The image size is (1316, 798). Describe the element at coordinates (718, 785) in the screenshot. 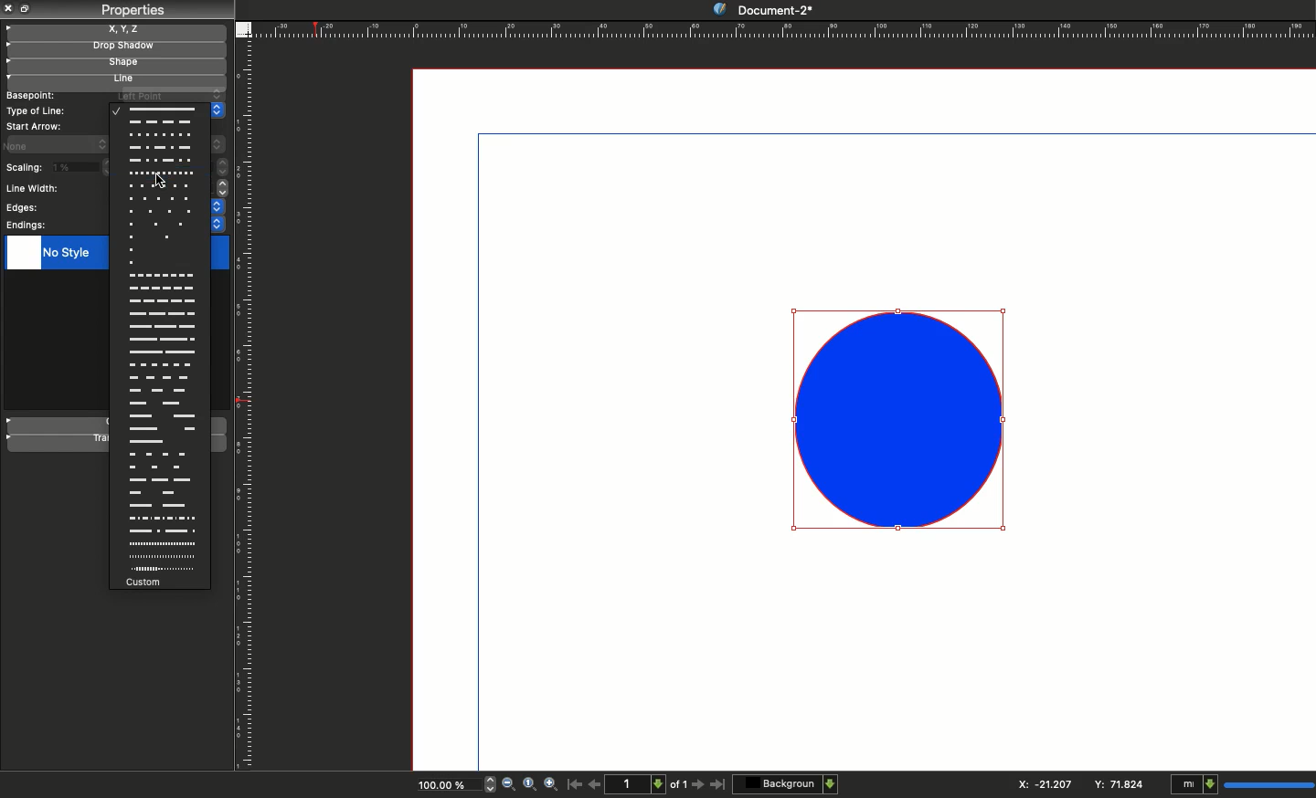

I see `Last page` at that location.